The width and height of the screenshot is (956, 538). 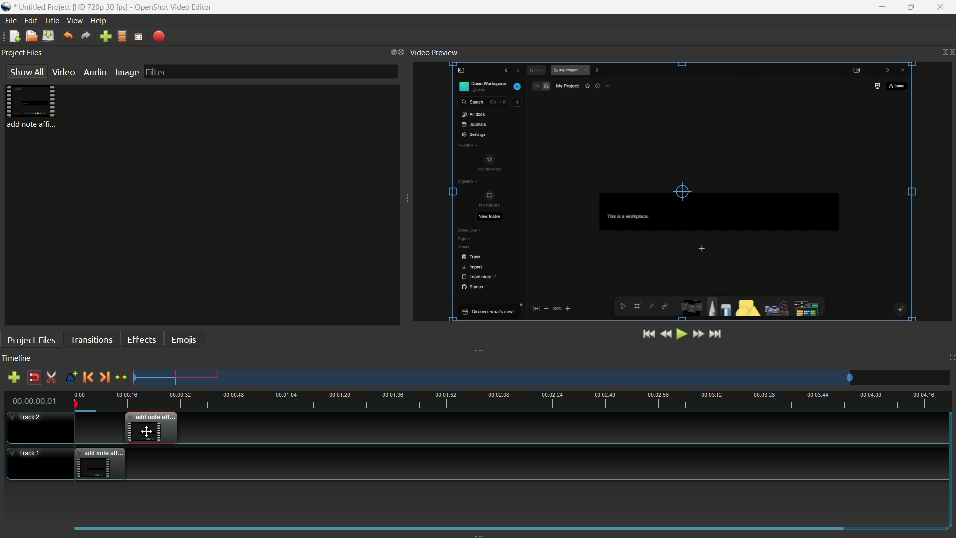 What do you see at coordinates (698, 334) in the screenshot?
I see `fast forward` at bounding box center [698, 334].